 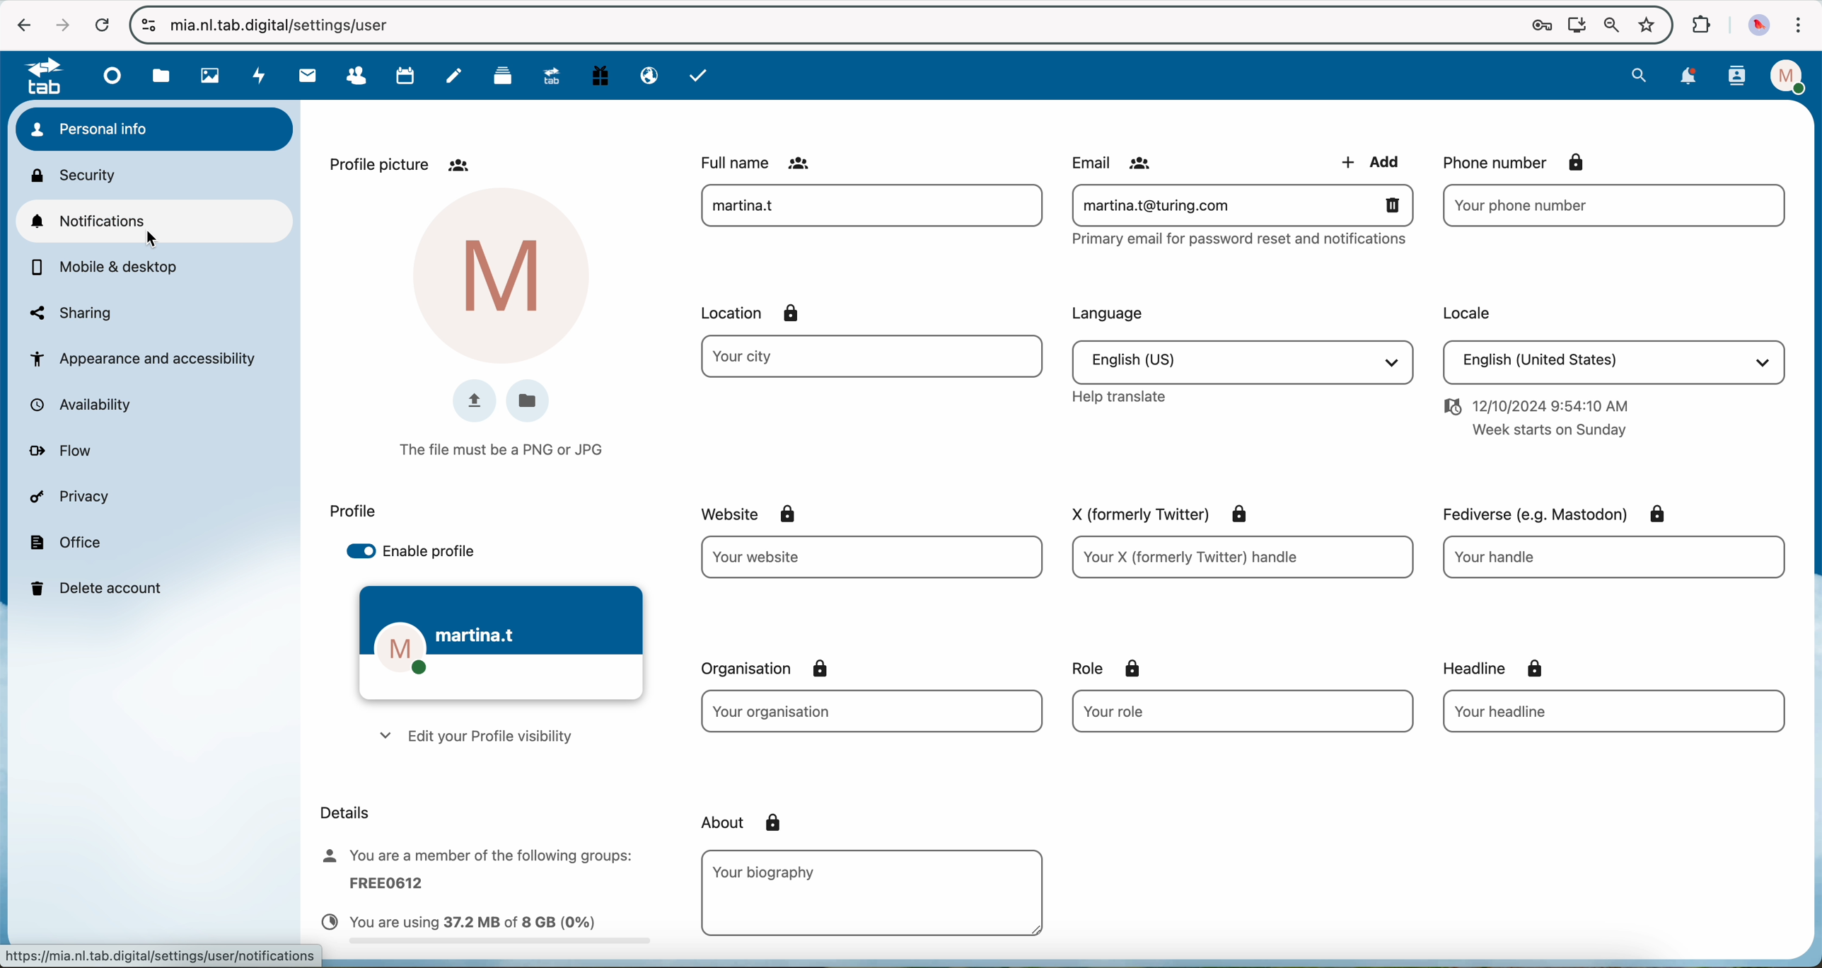 I want to click on member, so click(x=475, y=869).